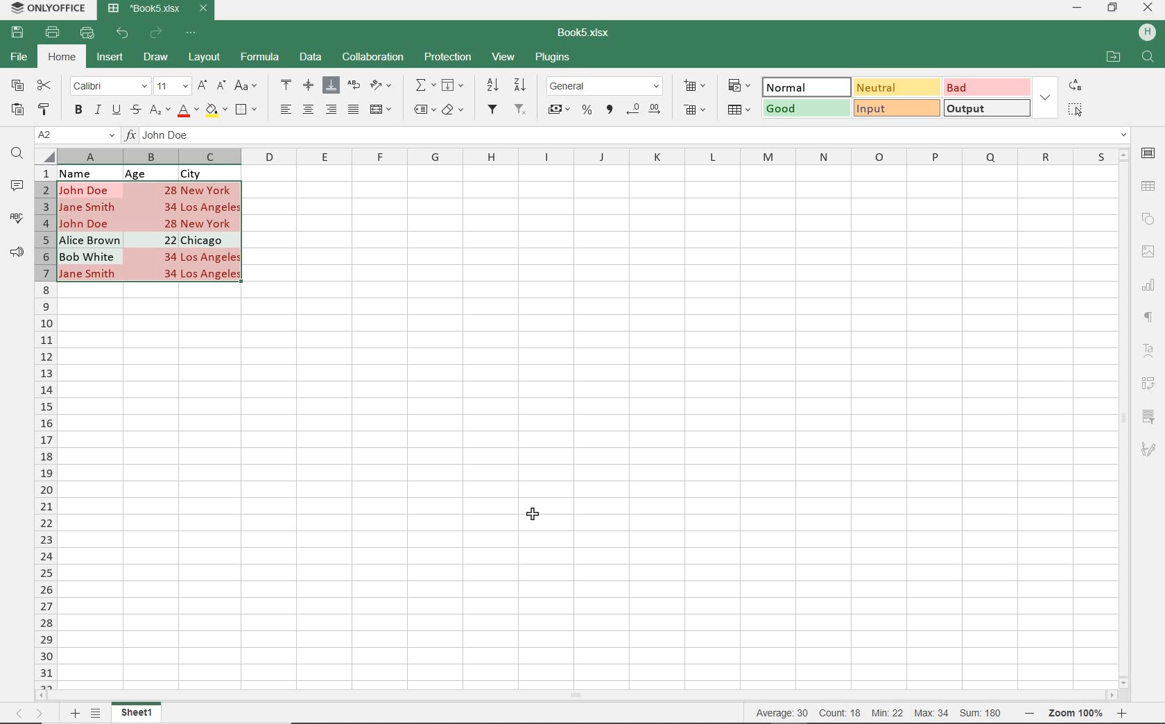  I want to click on MOVE SHEETS, so click(29, 714).